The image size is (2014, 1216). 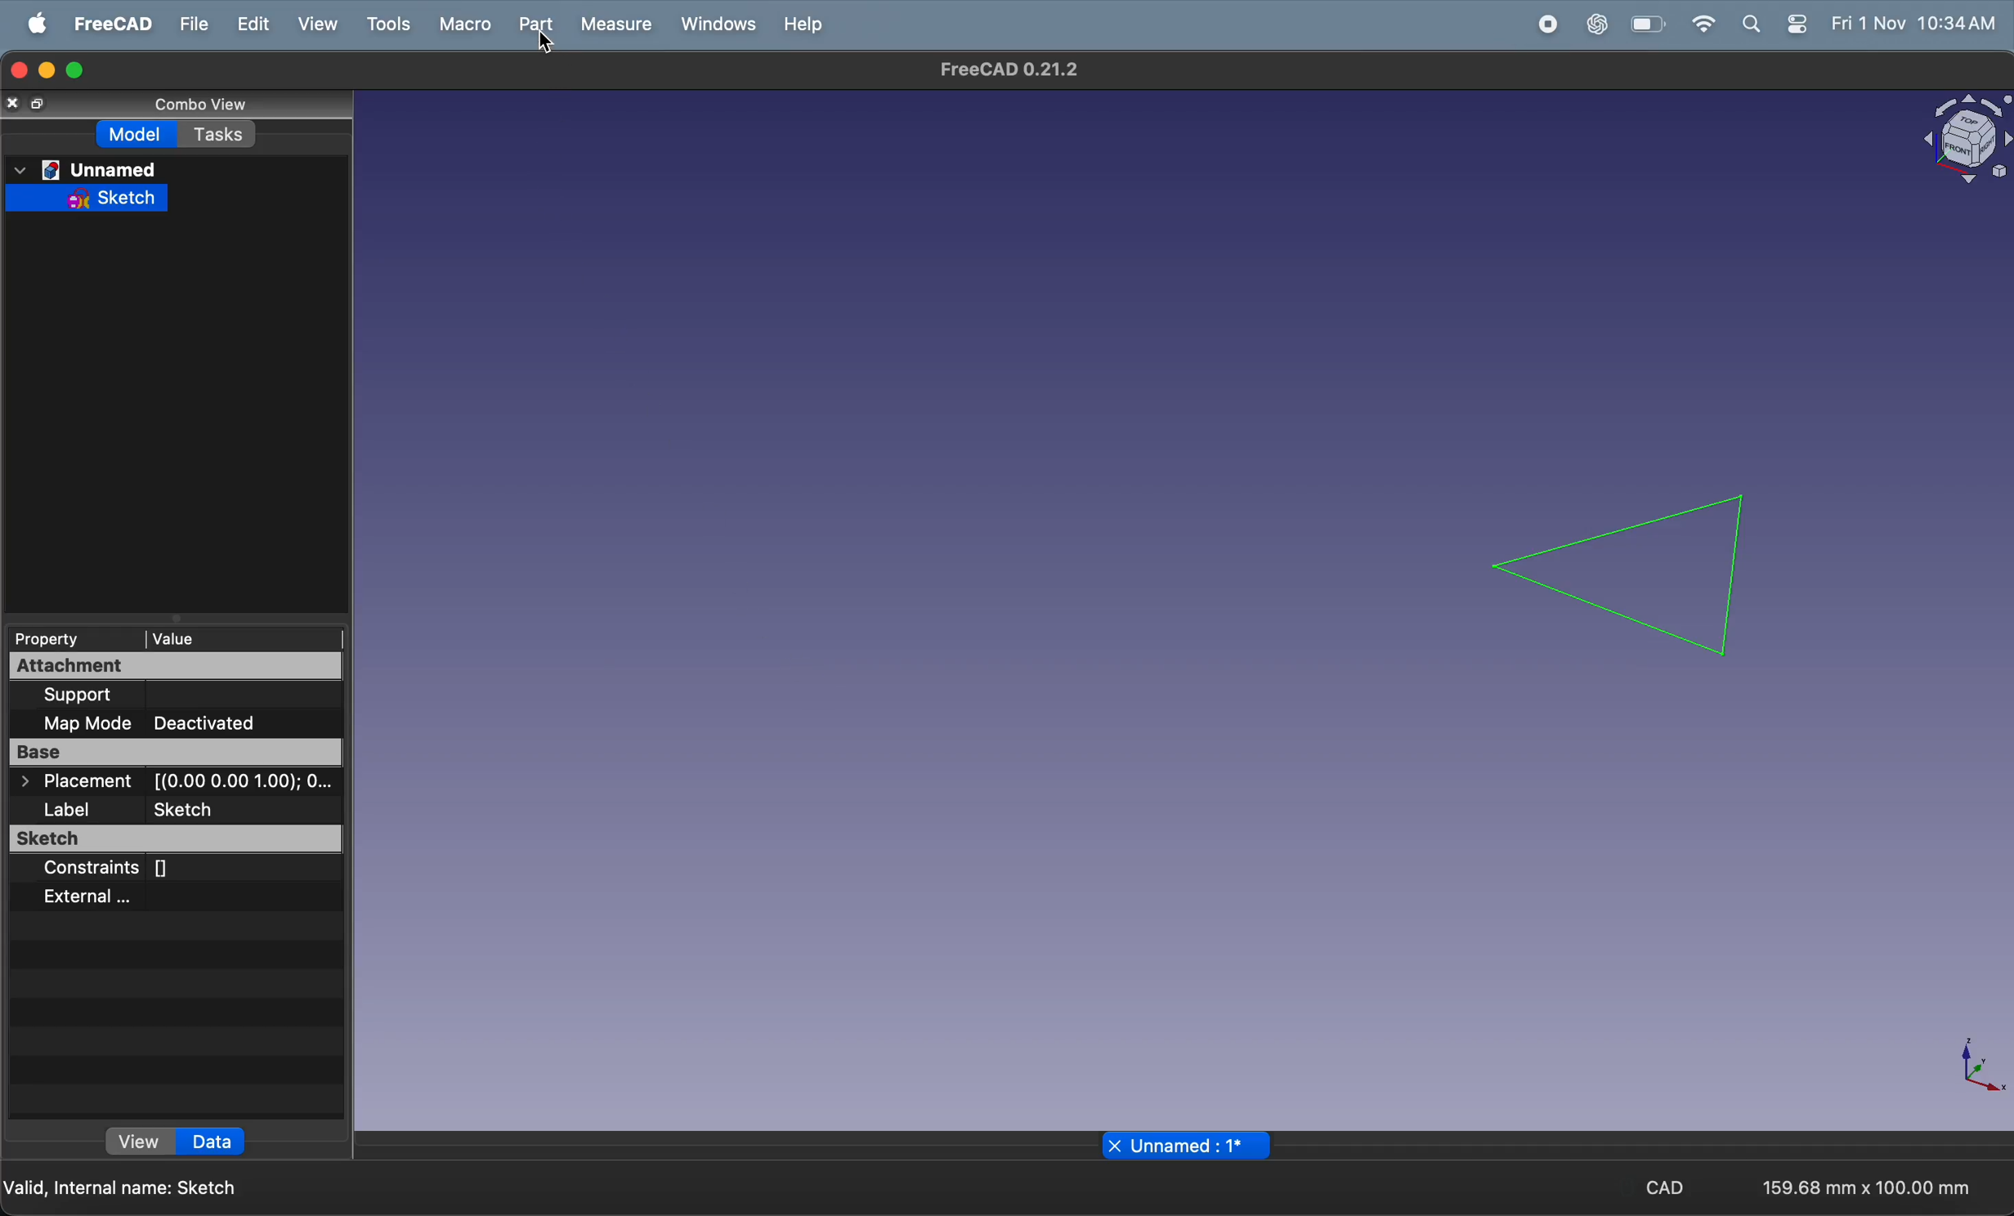 What do you see at coordinates (1652, 25) in the screenshot?
I see `battery` at bounding box center [1652, 25].